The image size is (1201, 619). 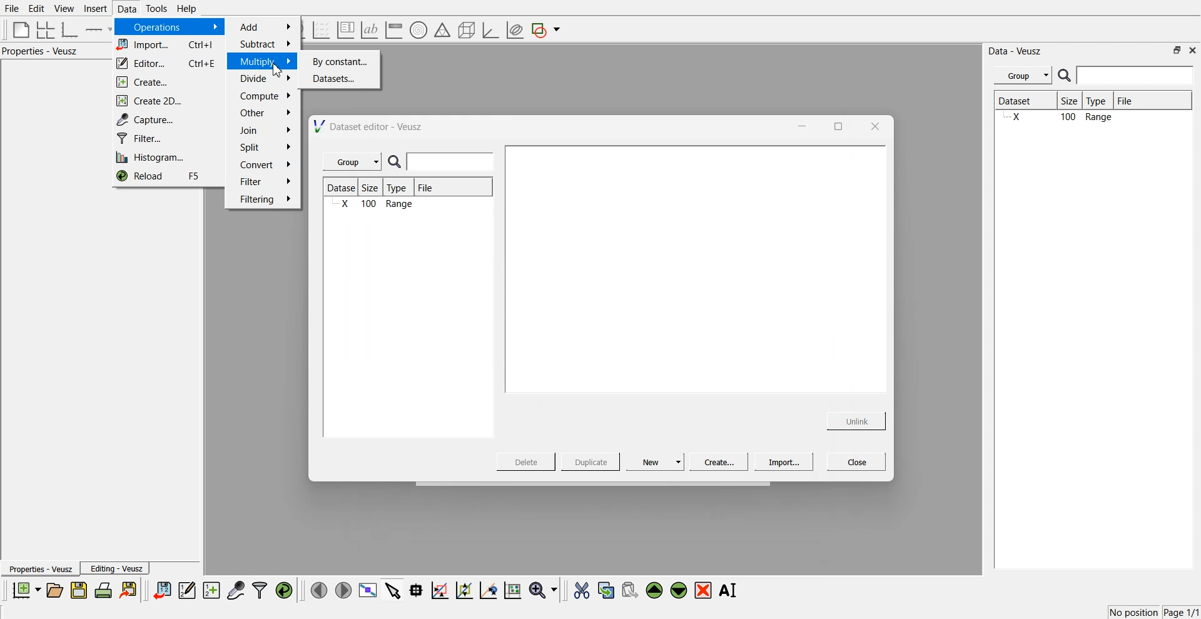 I want to click on enter search field, so click(x=1137, y=76).